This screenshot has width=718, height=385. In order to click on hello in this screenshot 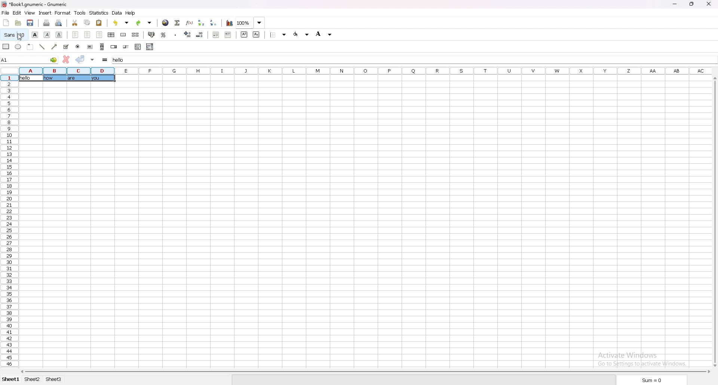, I will do `click(27, 78)`.